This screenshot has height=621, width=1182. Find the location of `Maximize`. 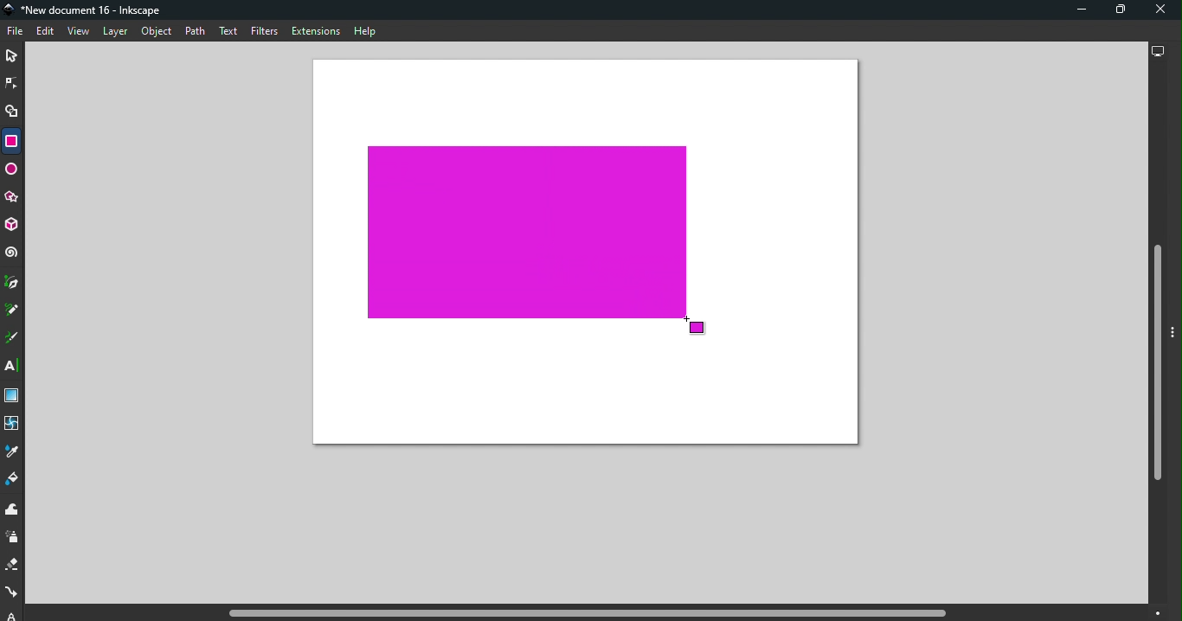

Maximize is located at coordinates (1115, 12).